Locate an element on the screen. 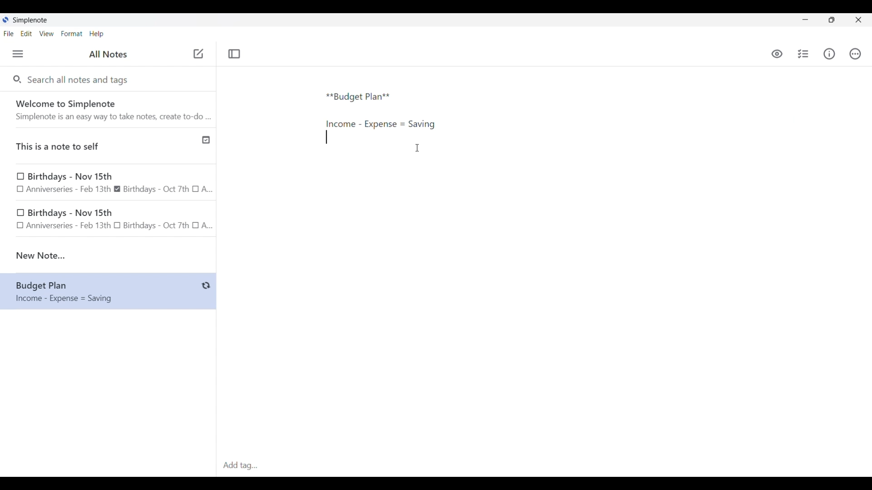 This screenshot has width=872, height=490. Software name is located at coordinates (31, 20).